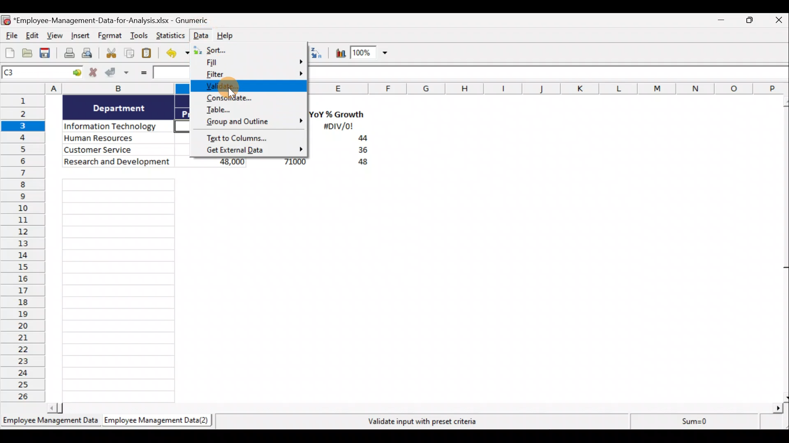 The width and height of the screenshot is (789, 443). I want to click on Gnumeric logo, so click(5, 20).